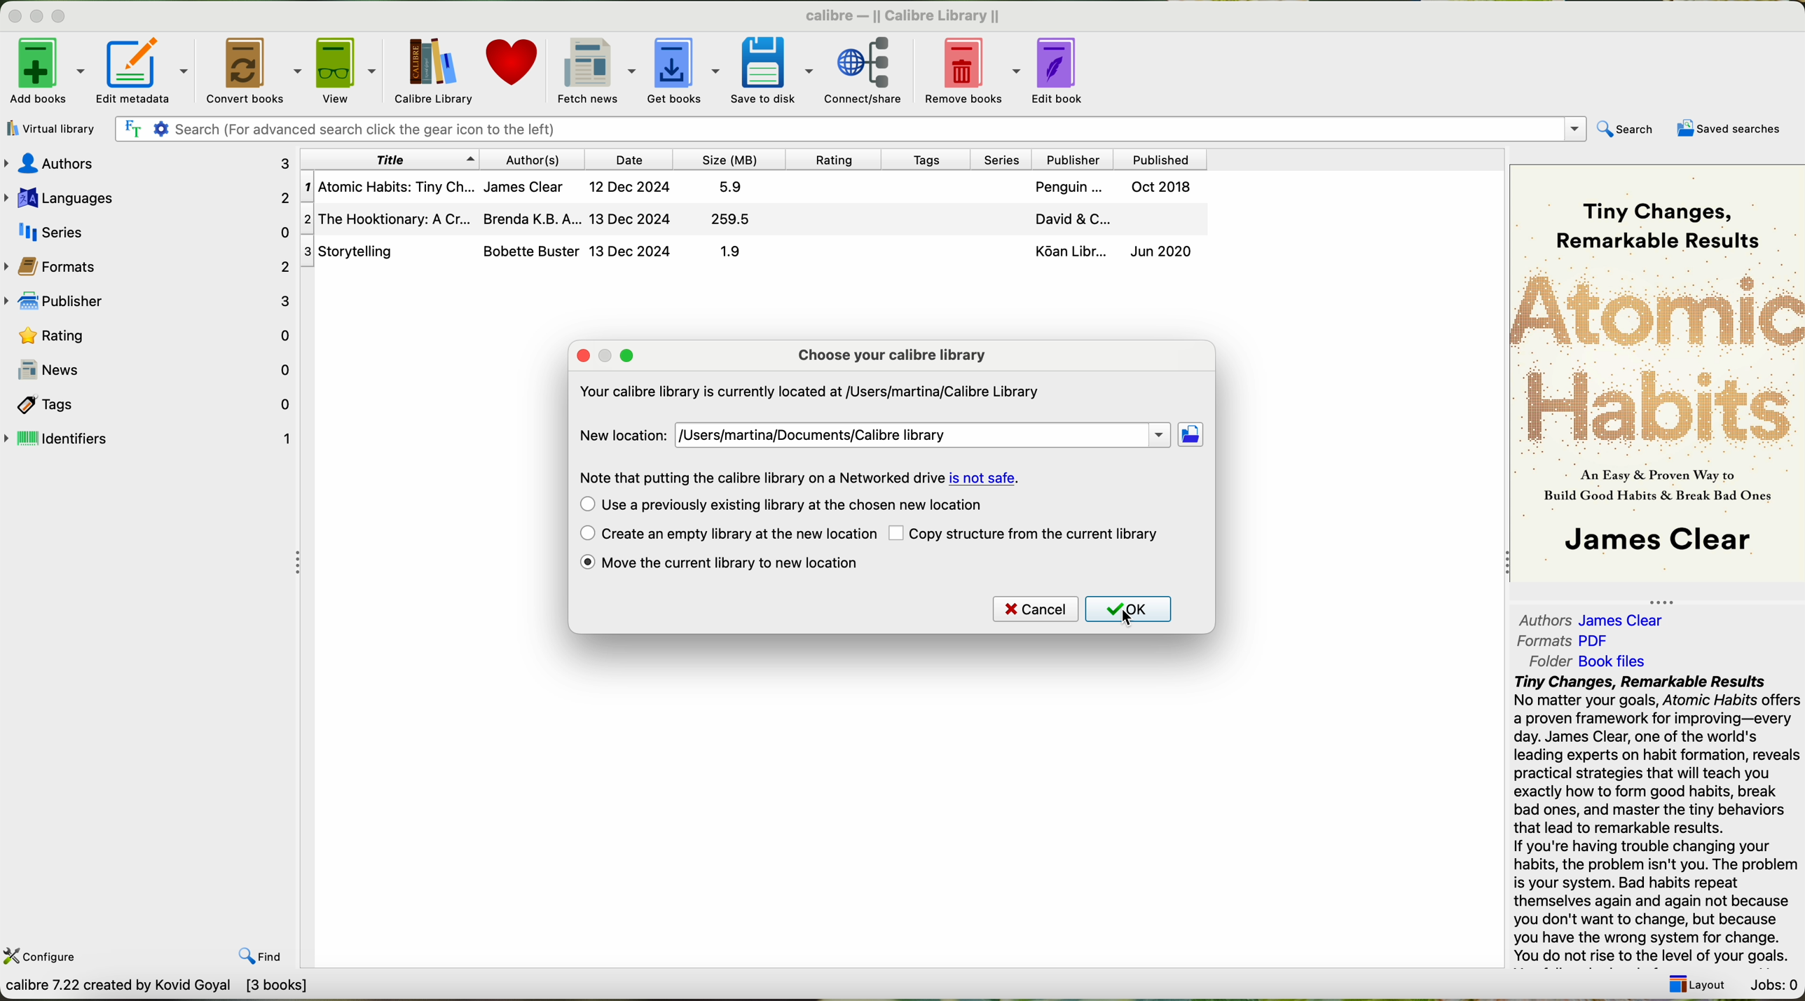  What do you see at coordinates (1653, 542) in the screenshot?
I see `James Clear` at bounding box center [1653, 542].